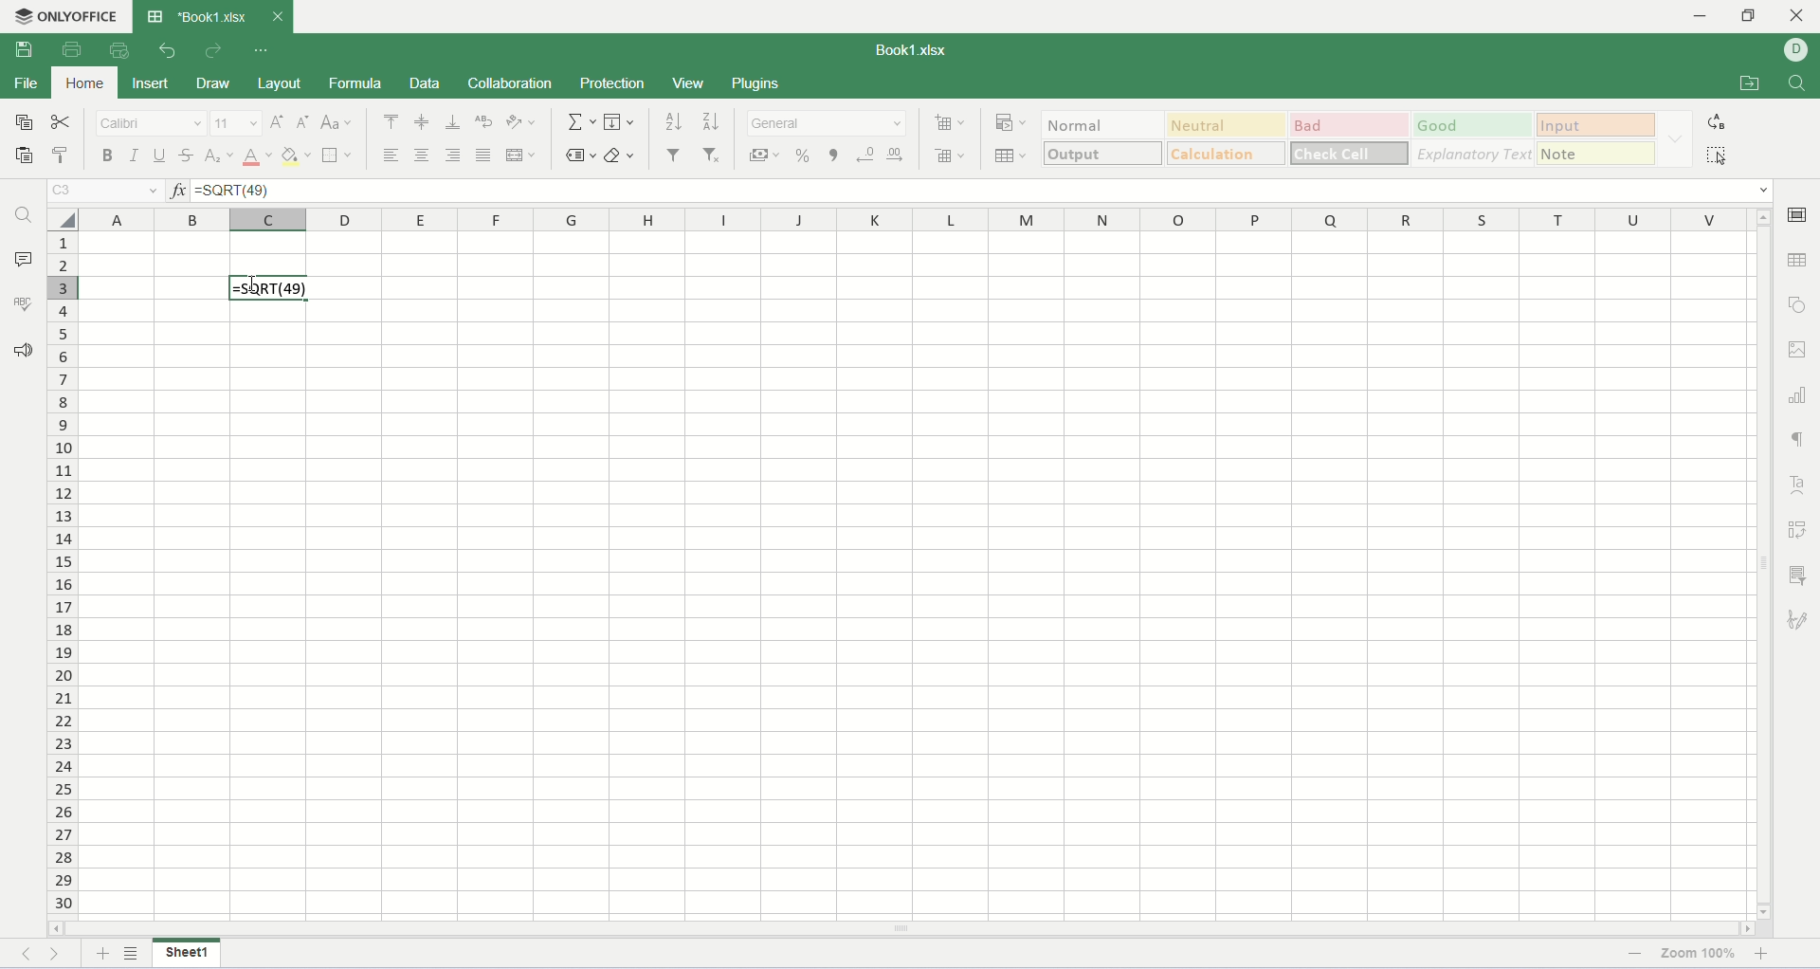 This screenshot has height=969, width=1820. I want to click on subscript/superscript, so click(216, 155).